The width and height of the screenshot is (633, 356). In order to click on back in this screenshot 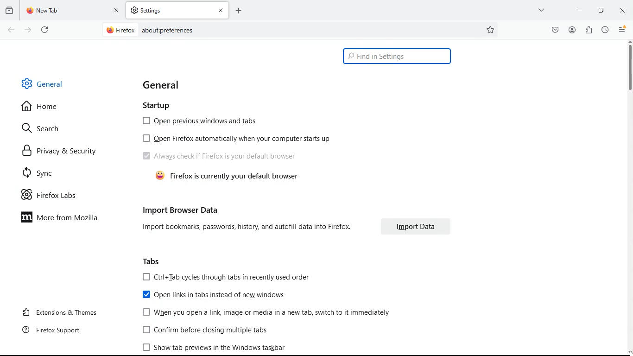, I will do `click(10, 30)`.